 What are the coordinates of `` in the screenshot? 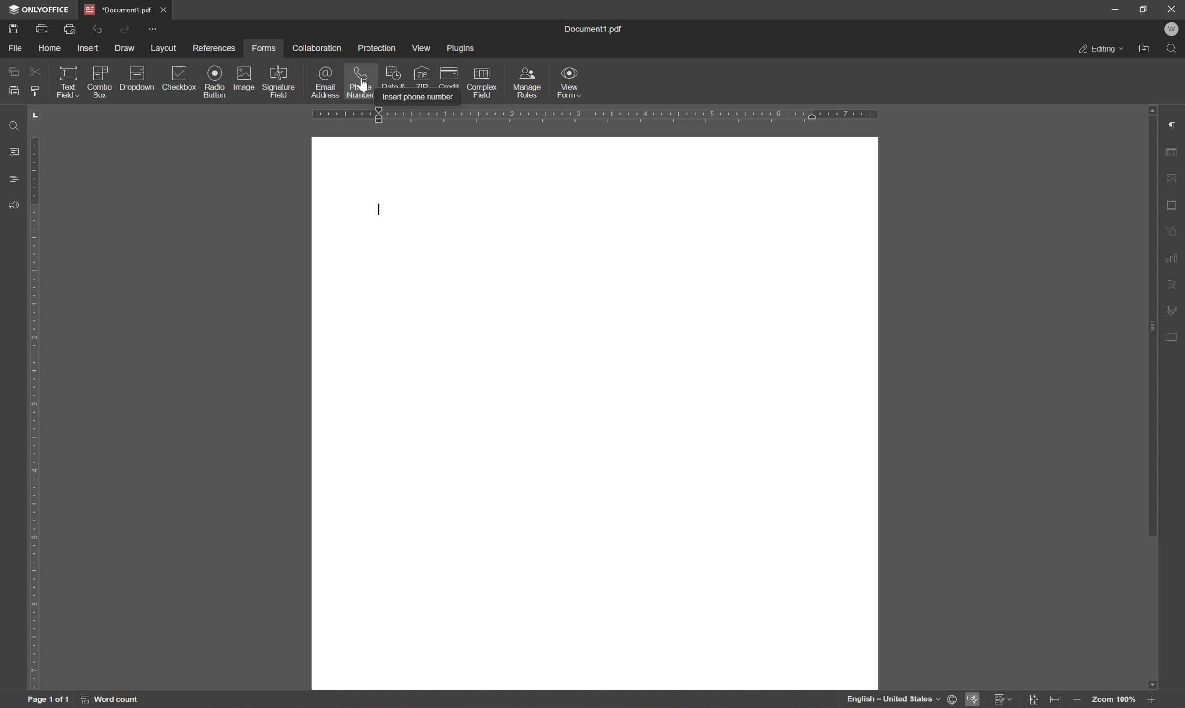 It's located at (422, 48).